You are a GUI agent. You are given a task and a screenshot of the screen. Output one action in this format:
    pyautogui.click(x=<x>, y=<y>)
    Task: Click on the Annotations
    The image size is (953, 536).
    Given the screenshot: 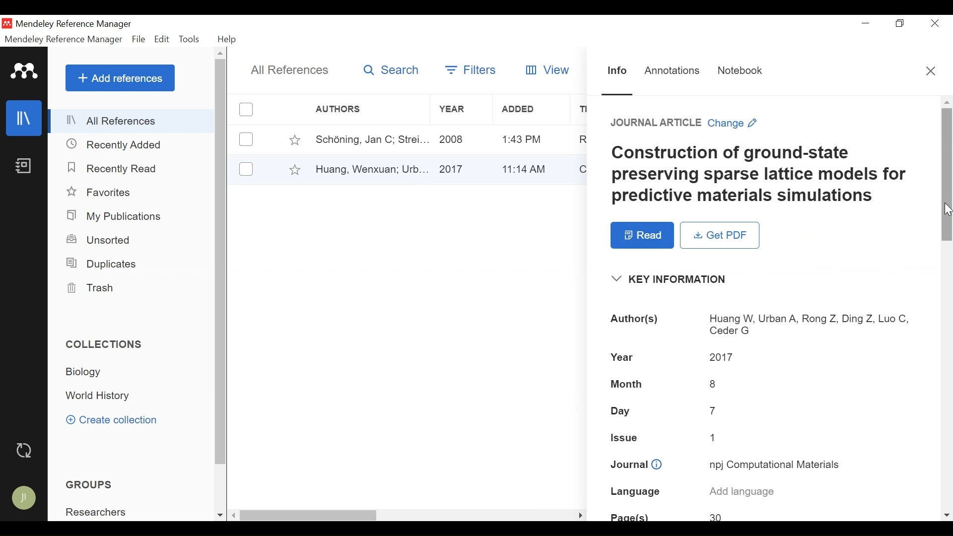 What is the action you would take?
    pyautogui.click(x=673, y=72)
    